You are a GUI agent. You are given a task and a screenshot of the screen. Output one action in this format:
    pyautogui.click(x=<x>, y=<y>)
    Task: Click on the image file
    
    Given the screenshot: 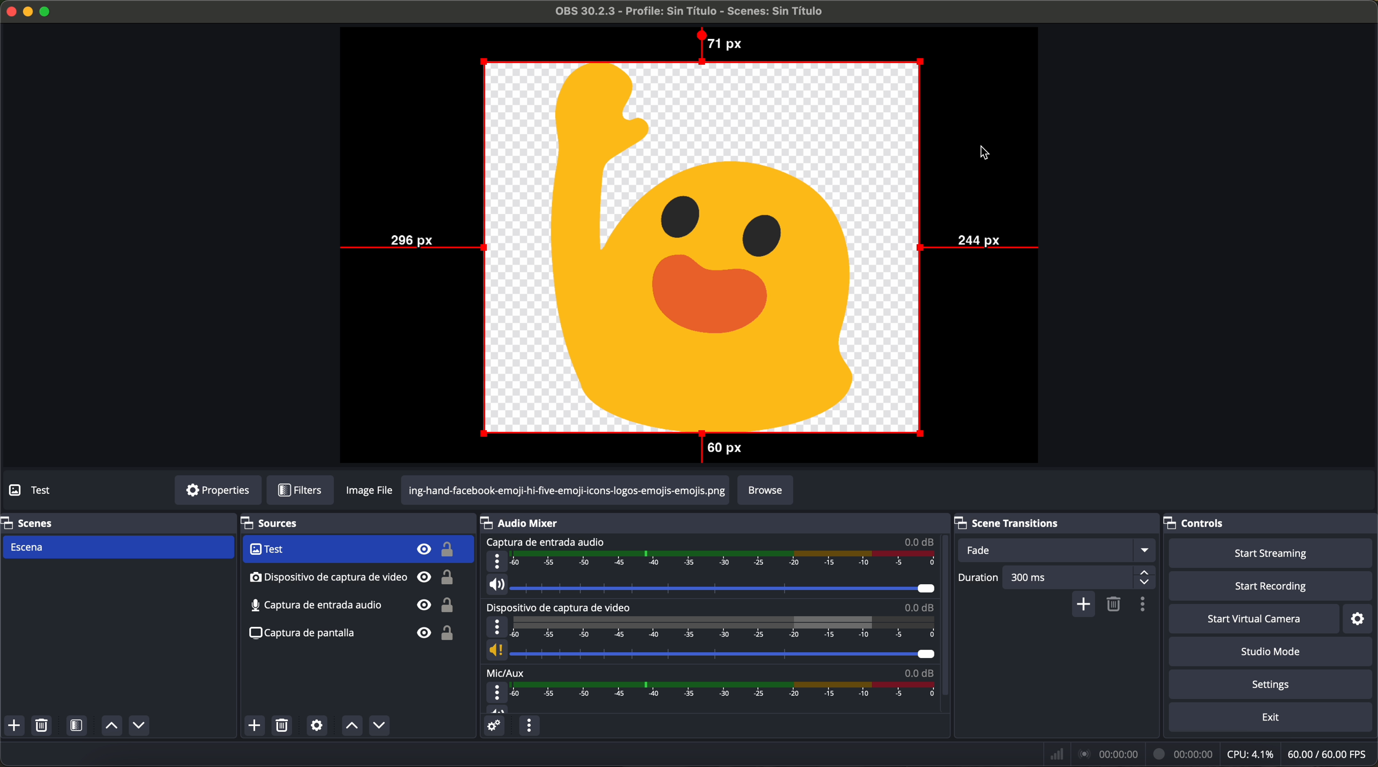 What is the action you would take?
    pyautogui.click(x=372, y=490)
    